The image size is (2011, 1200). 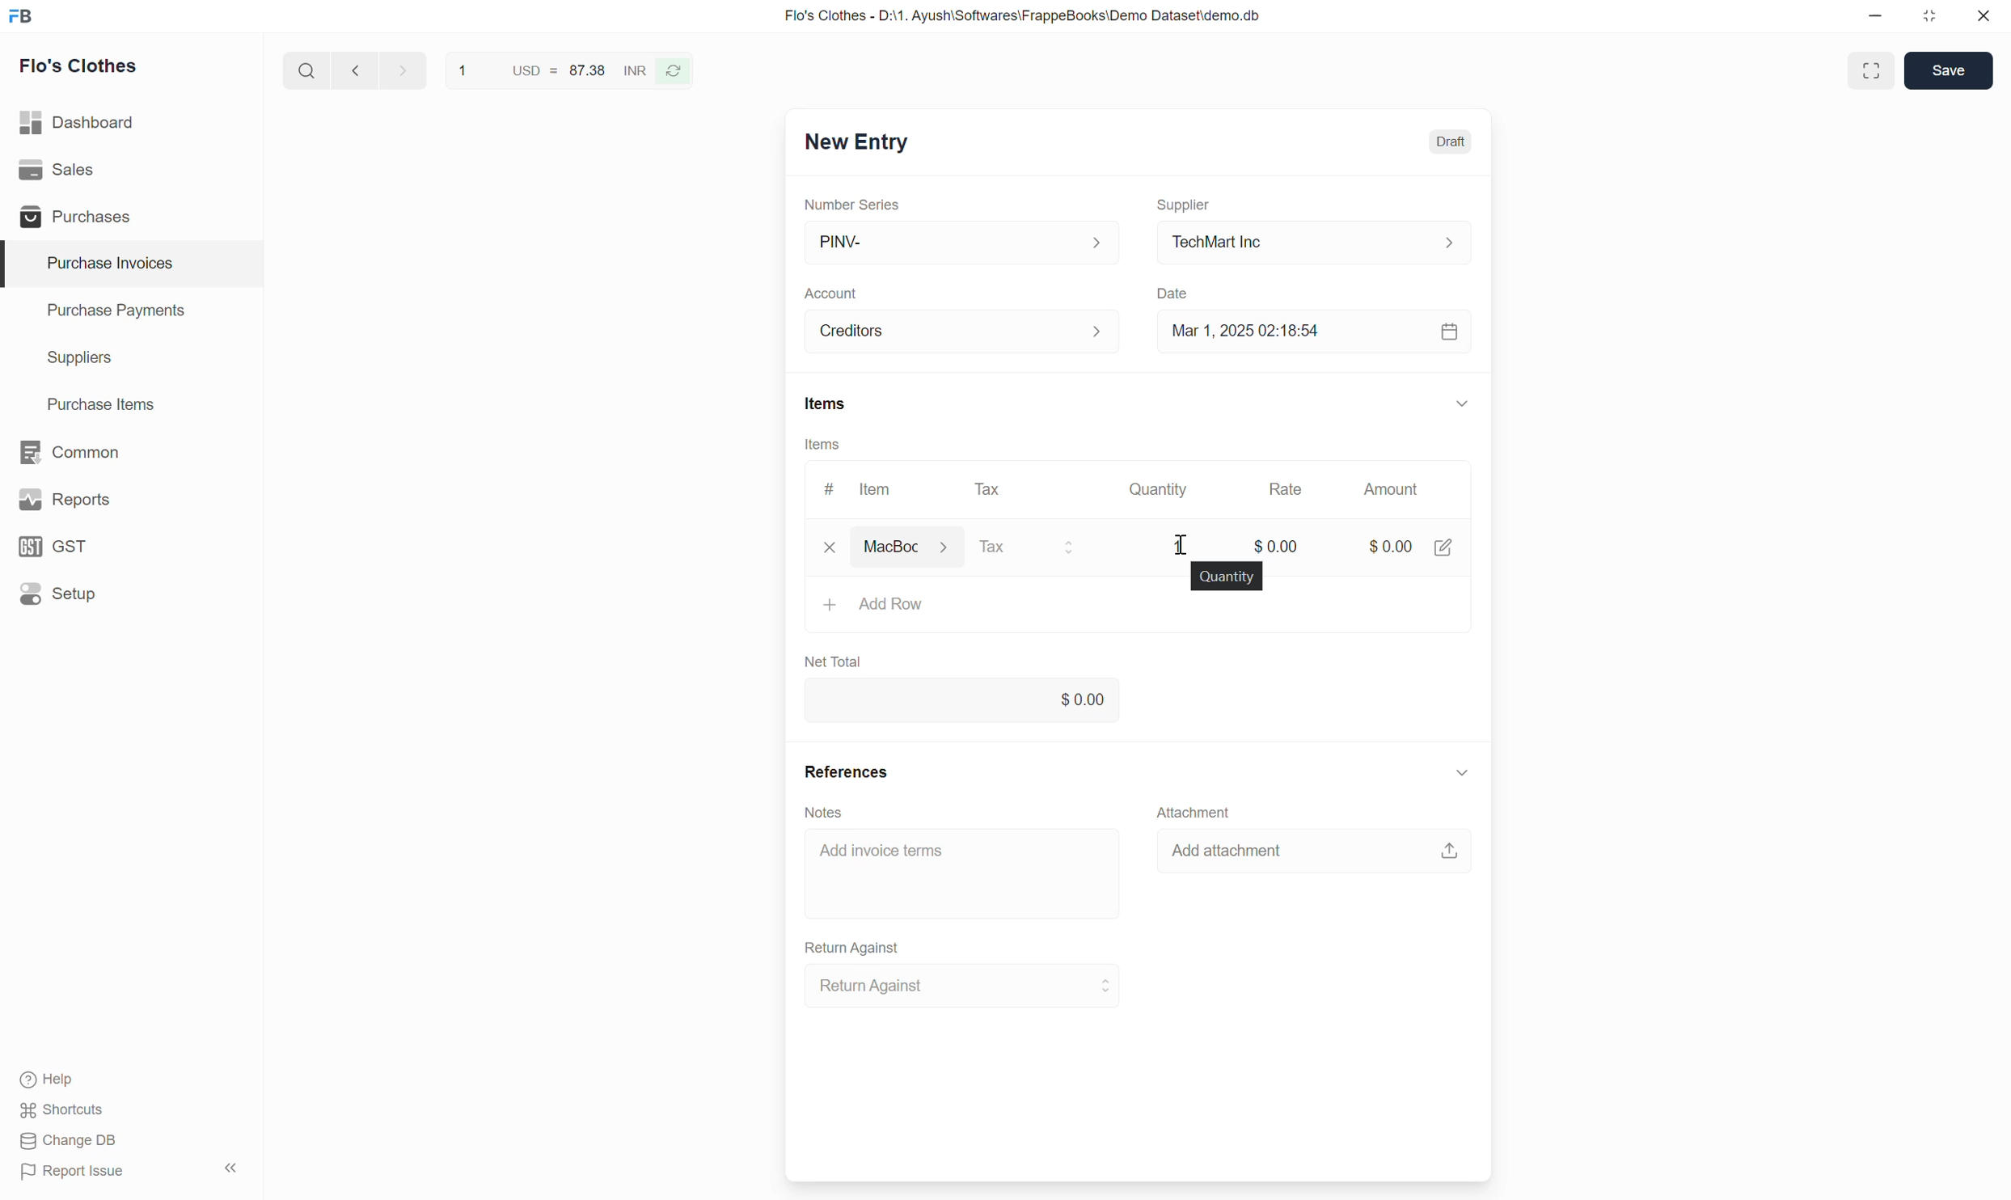 I want to click on Mar 1, 2025 02:18:54, so click(x=1315, y=332).